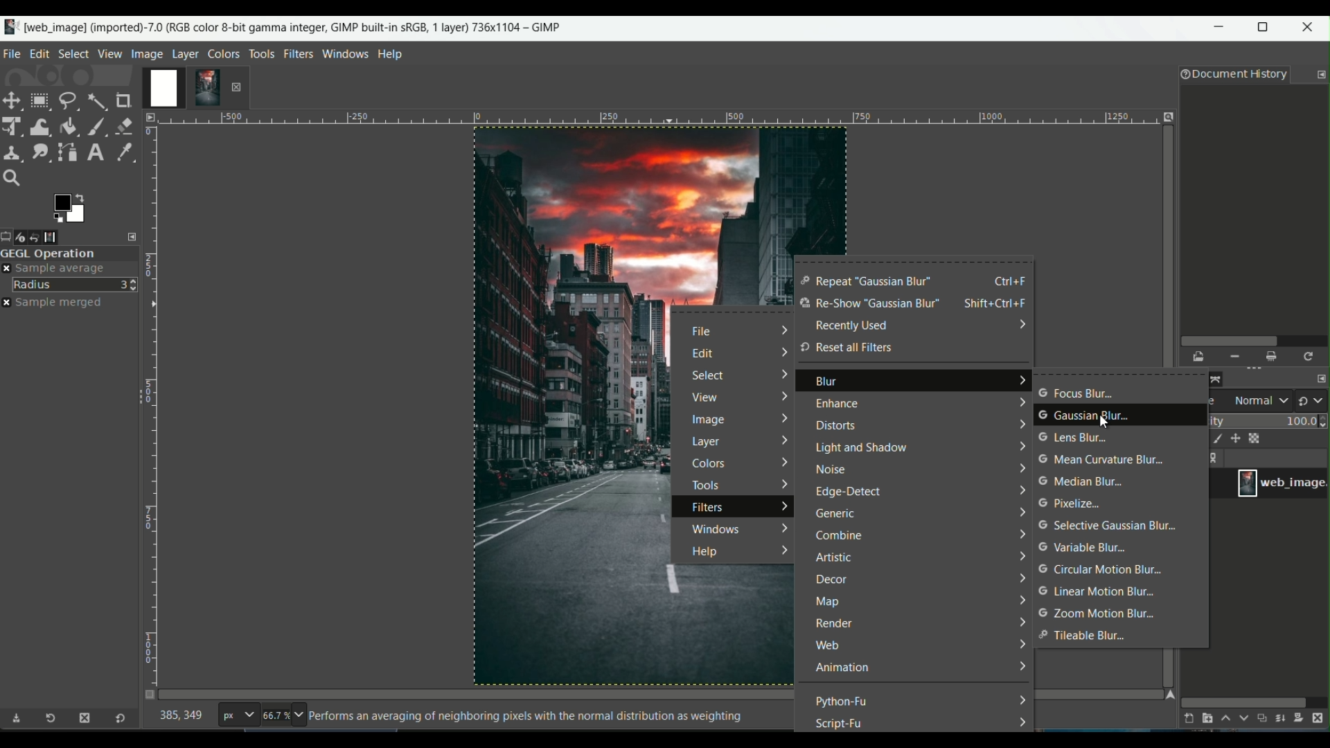 This screenshot has width=1330, height=748. Describe the element at coordinates (84, 718) in the screenshot. I see `delete tool preset` at that location.